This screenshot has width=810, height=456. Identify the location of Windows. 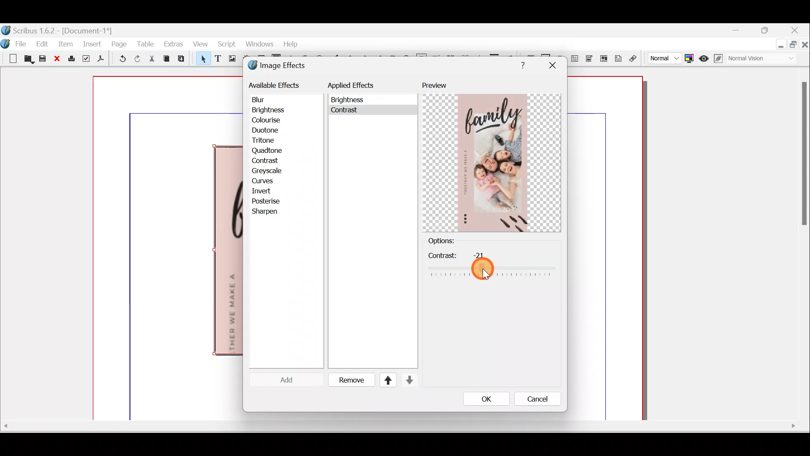
(257, 44).